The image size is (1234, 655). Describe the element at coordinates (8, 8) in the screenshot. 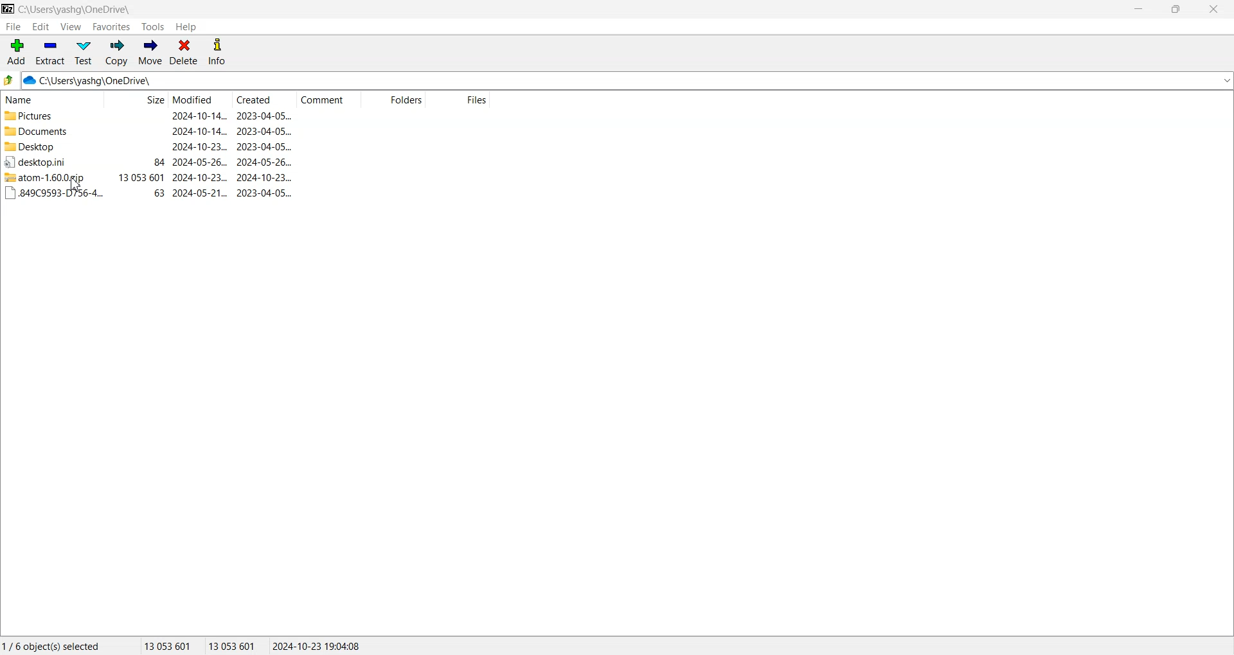

I see `Logo` at that location.